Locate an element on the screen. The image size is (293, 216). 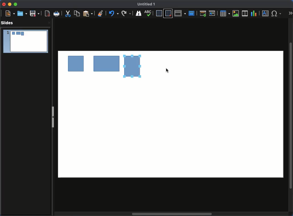
Undo is located at coordinates (100, 12).